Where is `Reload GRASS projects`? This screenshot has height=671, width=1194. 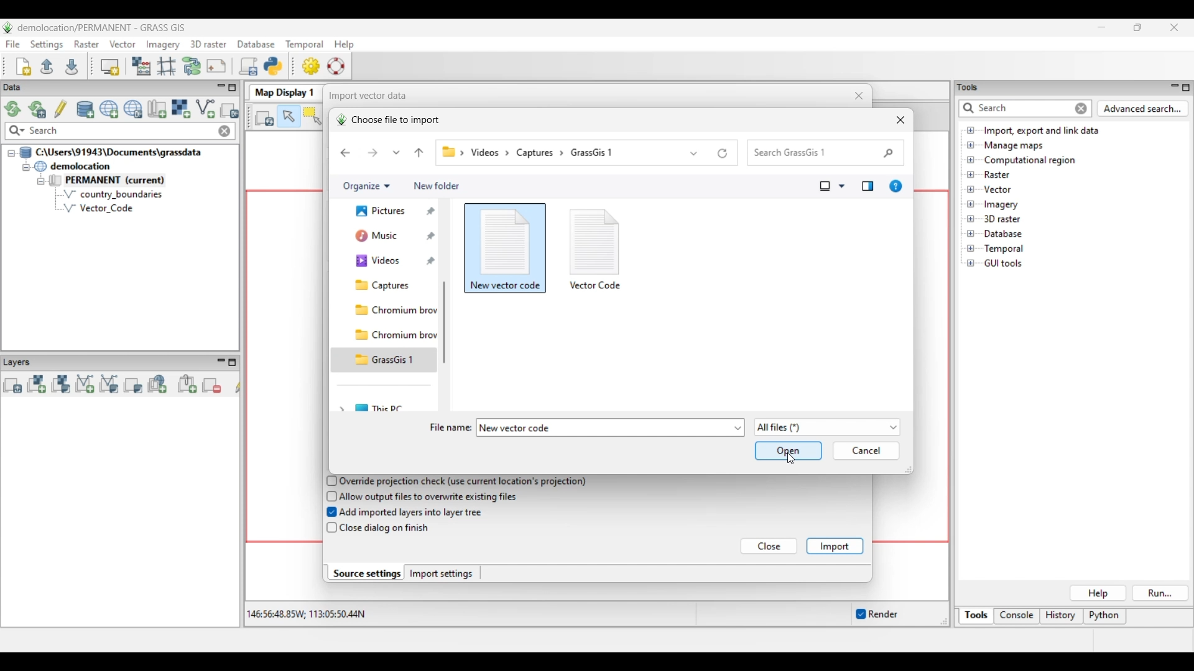
Reload GRASS projects is located at coordinates (13, 109).